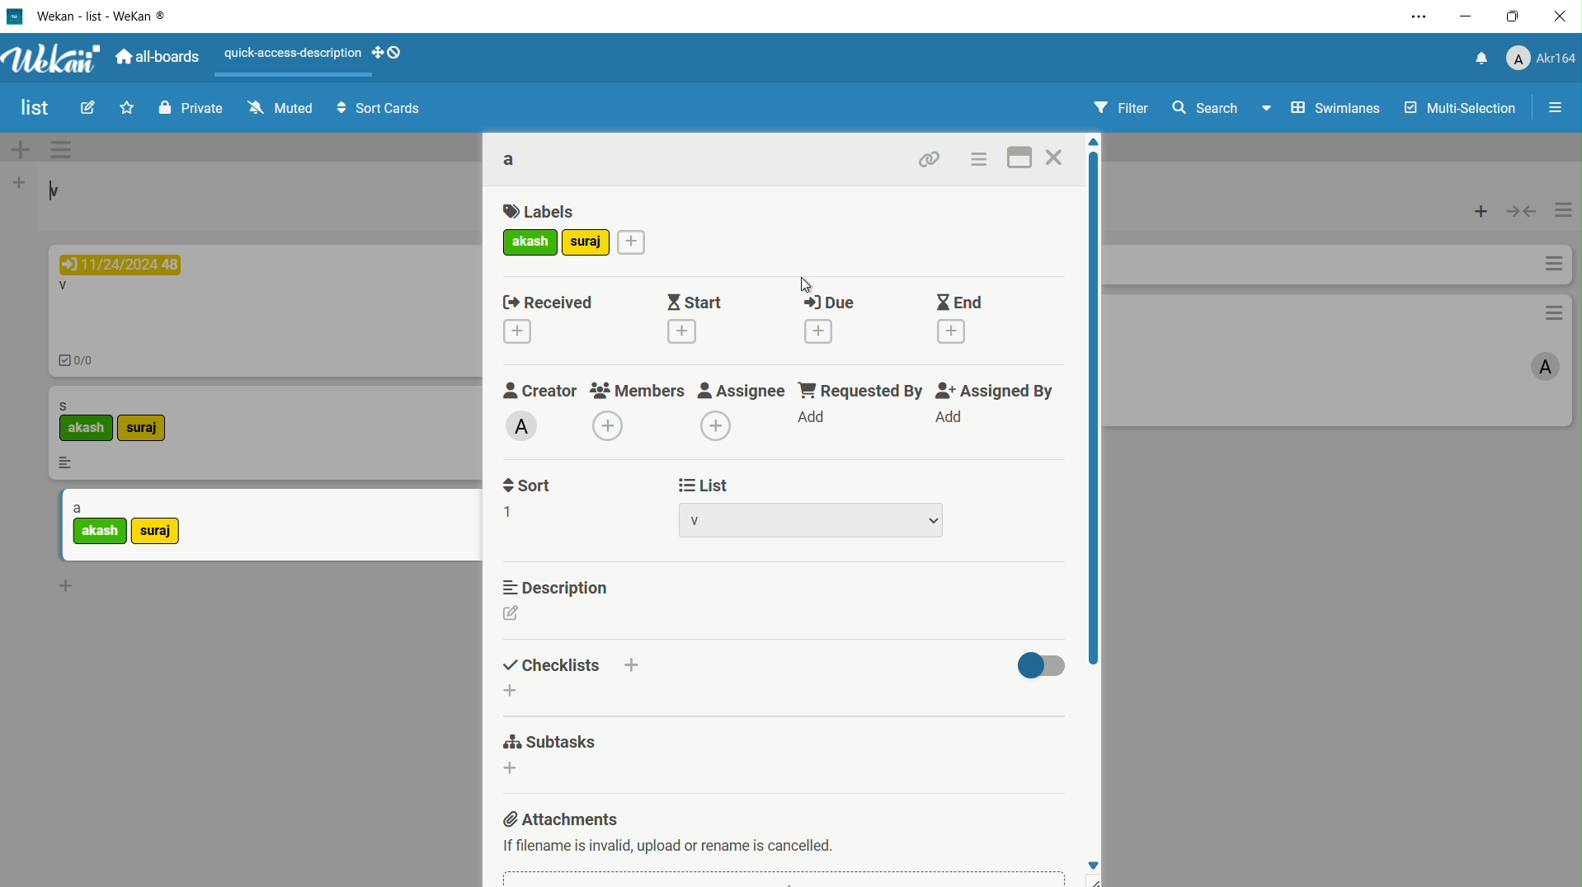 Image resolution: width=1582 pixels, height=887 pixels. I want to click on add end date, so click(953, 331).